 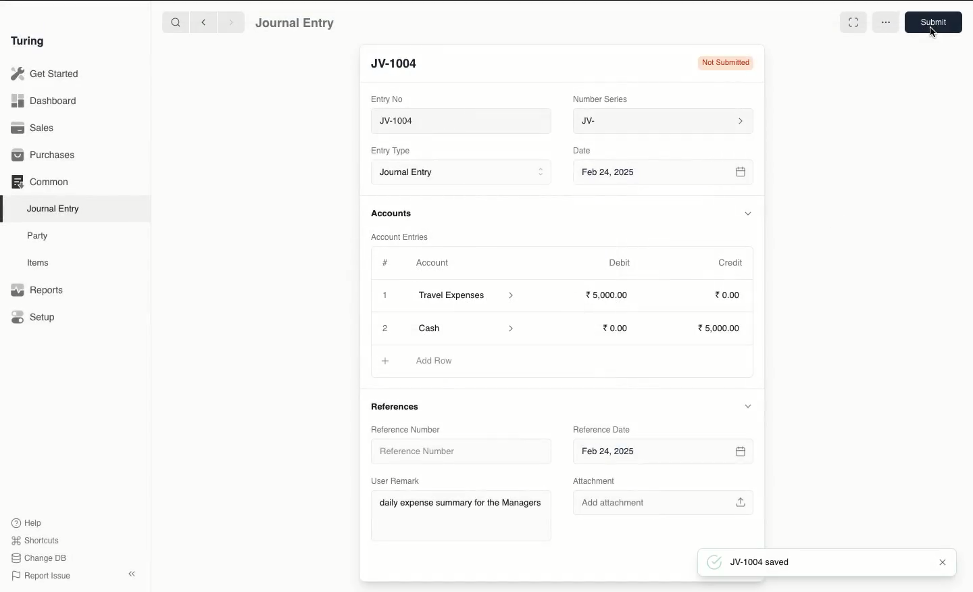 I want to click on Items, so click(x=39, y=262).